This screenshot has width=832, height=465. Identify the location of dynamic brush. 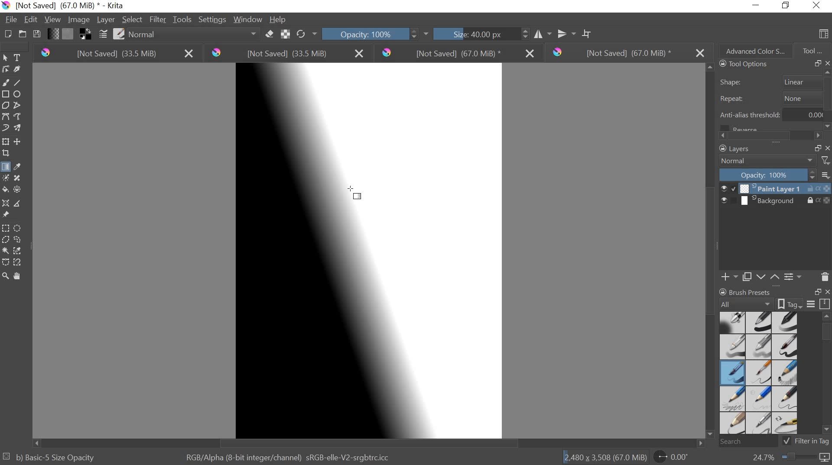
(5, 127).